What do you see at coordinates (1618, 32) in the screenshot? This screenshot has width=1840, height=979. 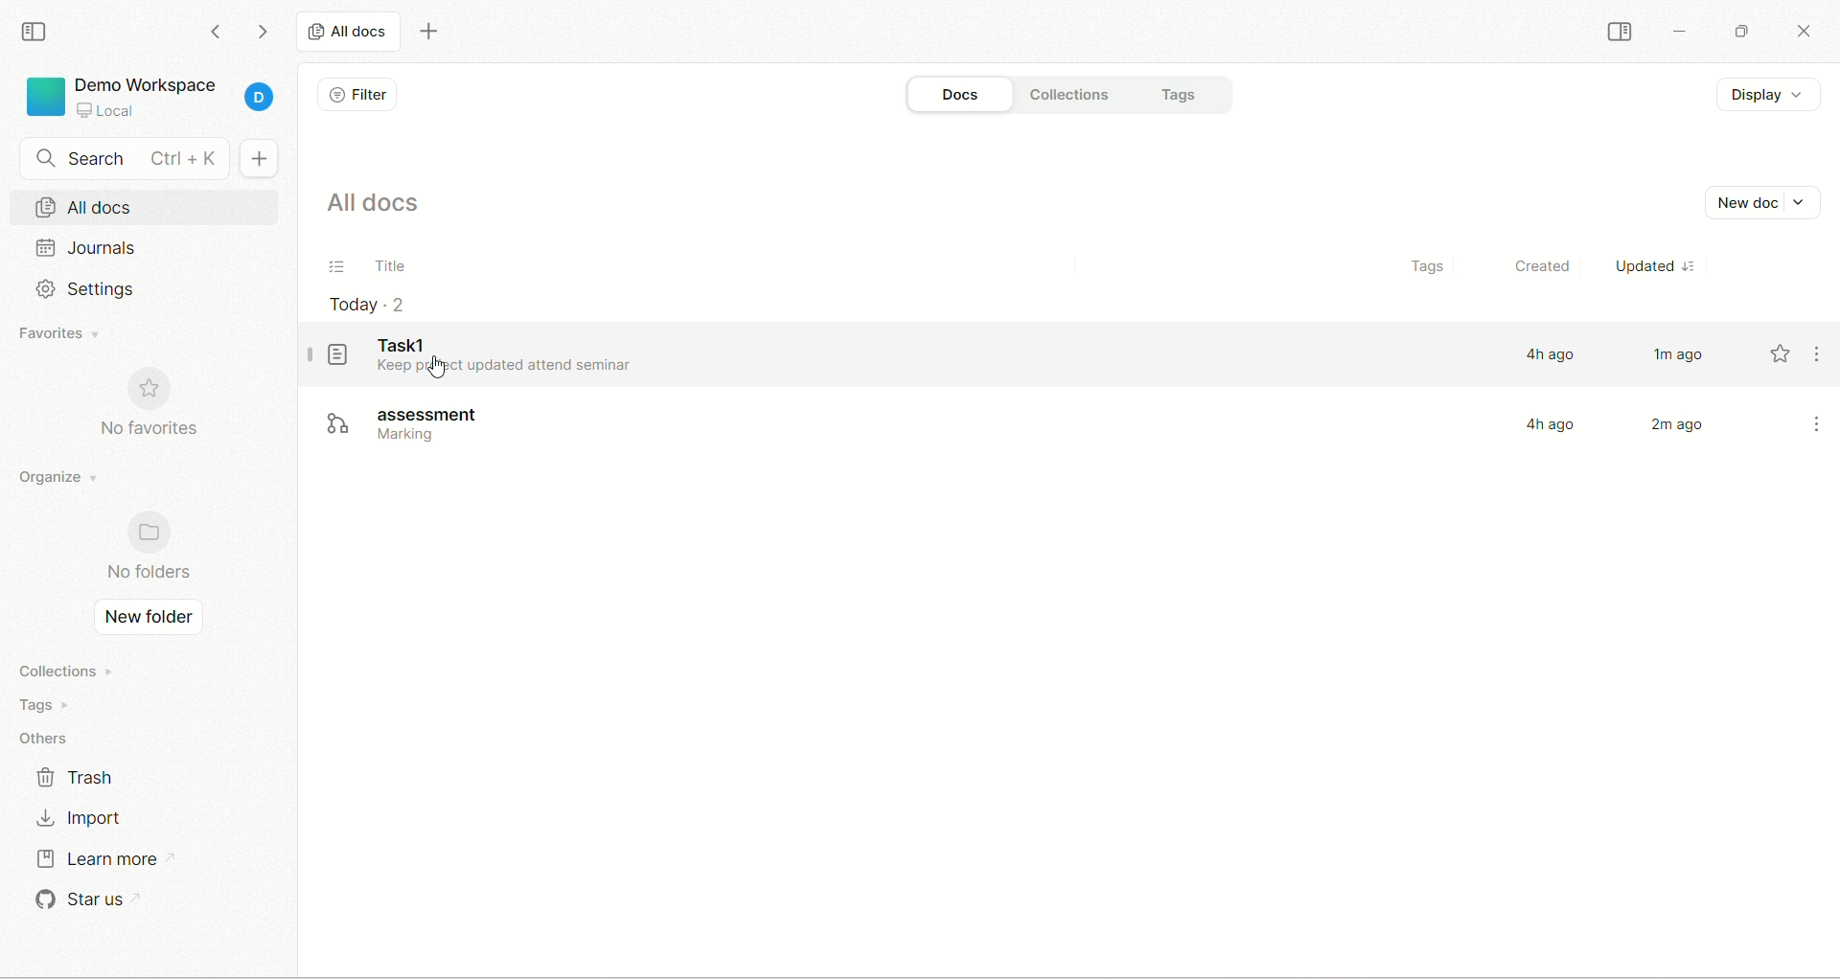 I see `collapse sidebar` at bounding box center [1618, 32].